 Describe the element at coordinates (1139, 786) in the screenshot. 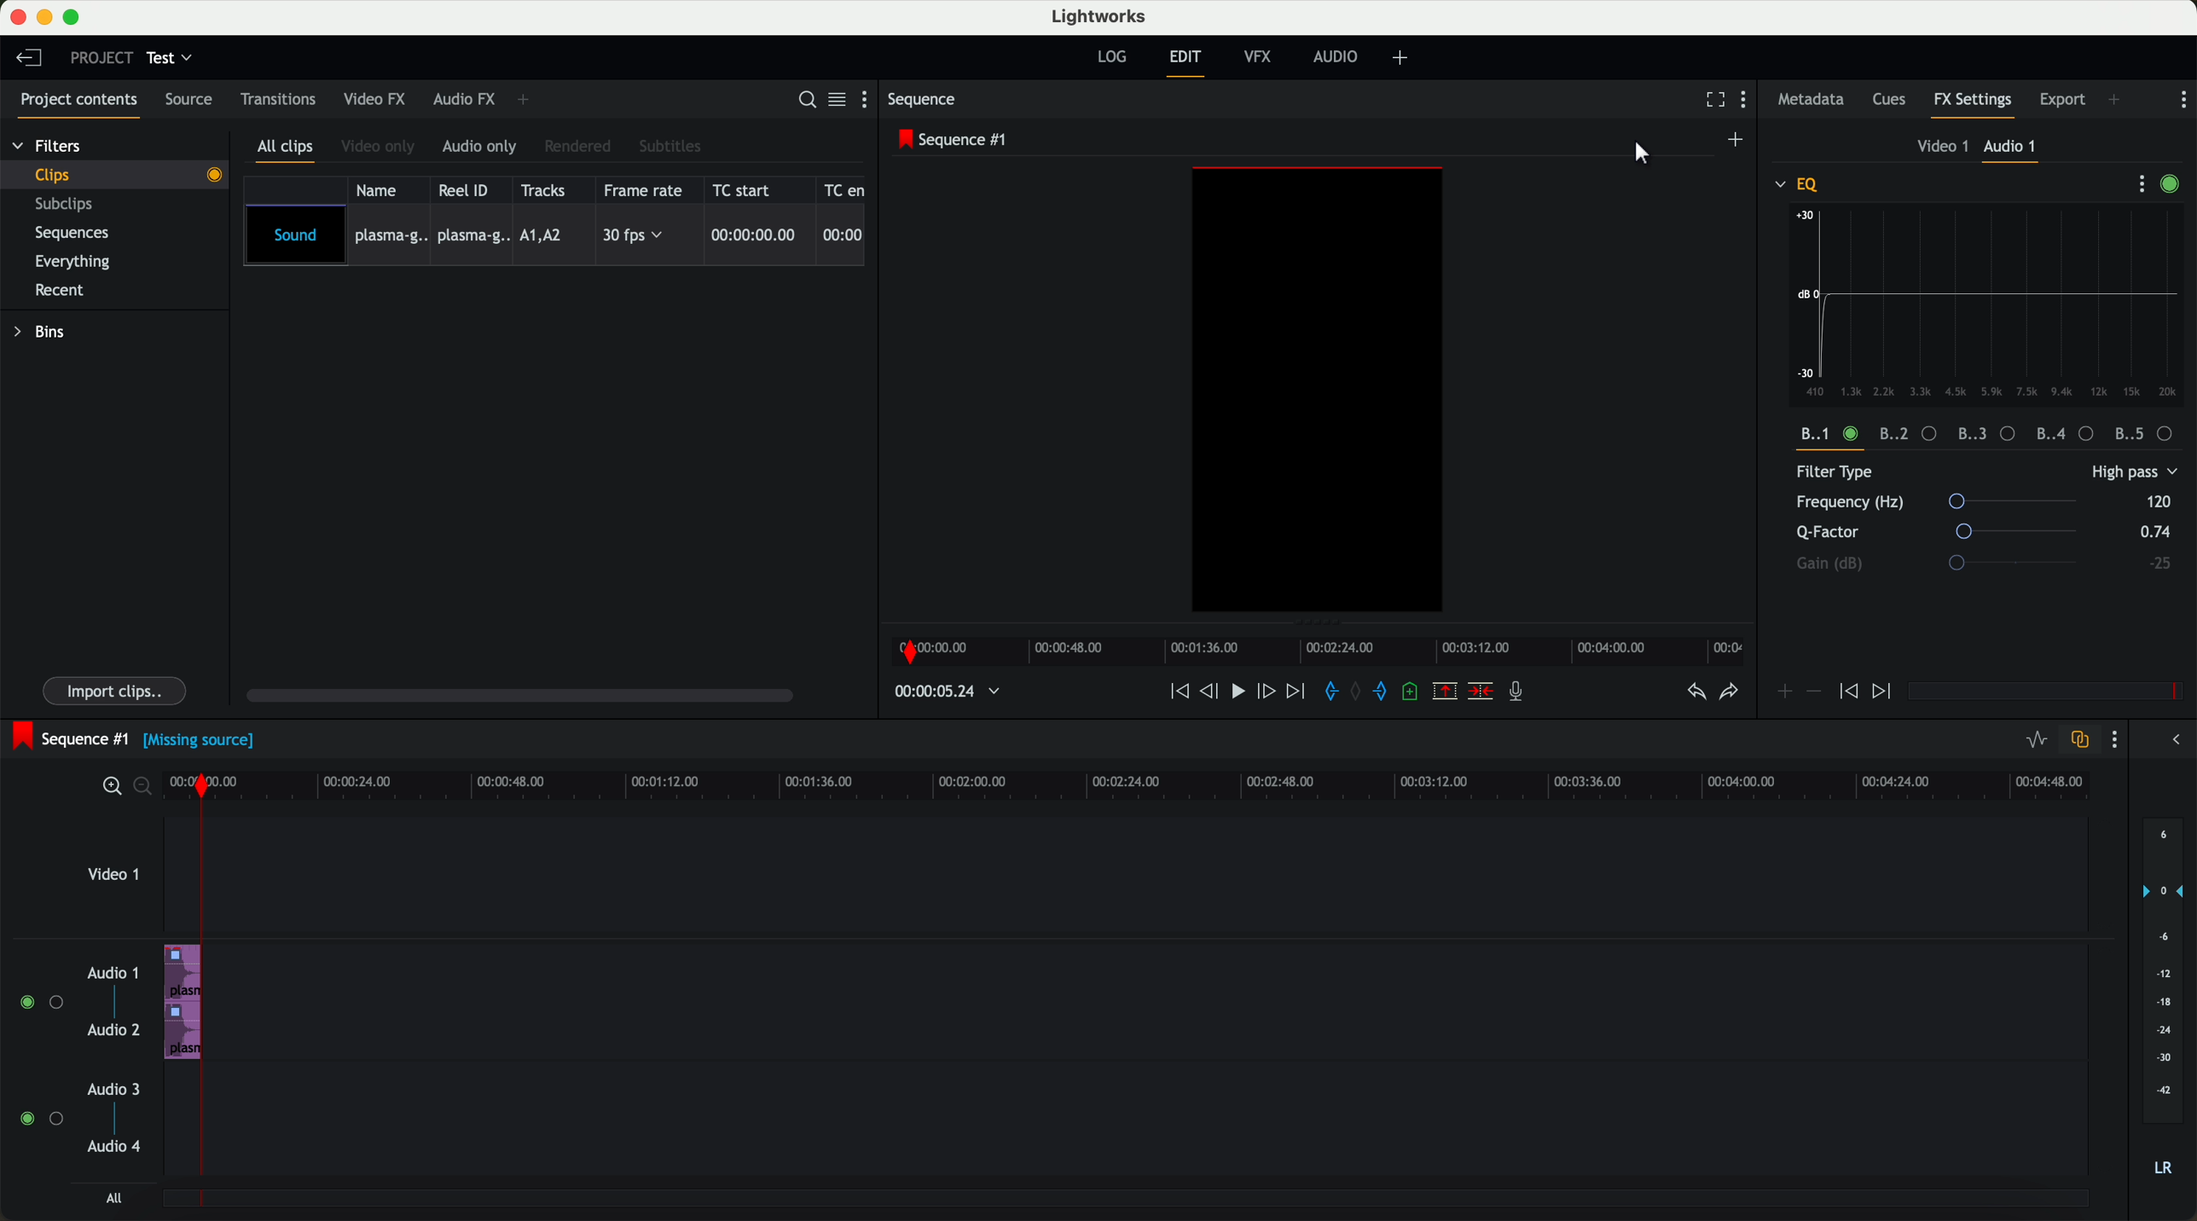

I see `timeline` at that location.